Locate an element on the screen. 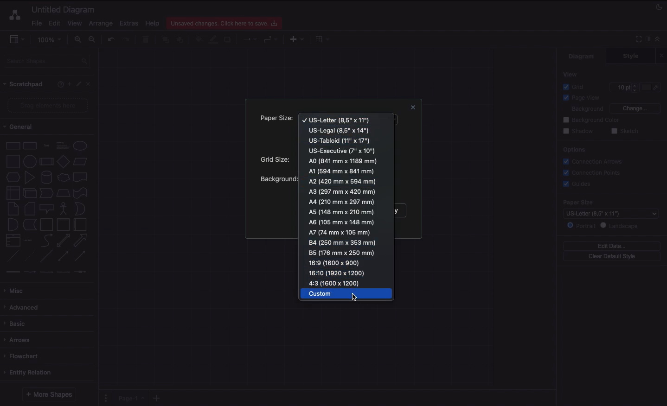 This screenshot has width=667, height=406. 16:10 is located at coordinates (338, 273).